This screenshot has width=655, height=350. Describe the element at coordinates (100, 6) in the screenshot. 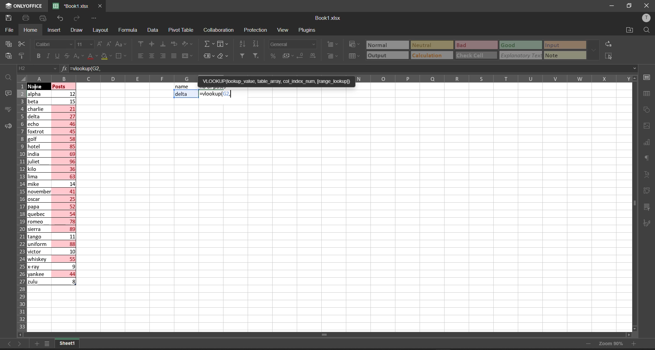

I see `close workbook` at that location.